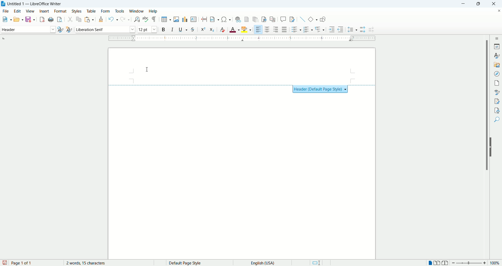  I want to click on properties, so click(497, 46).